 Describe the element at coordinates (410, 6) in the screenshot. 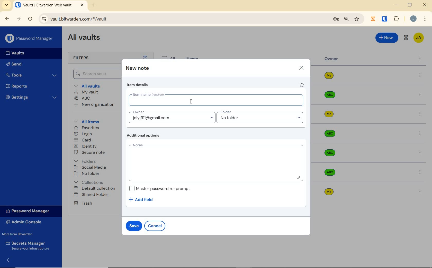

I see `RESTORE` at that location.